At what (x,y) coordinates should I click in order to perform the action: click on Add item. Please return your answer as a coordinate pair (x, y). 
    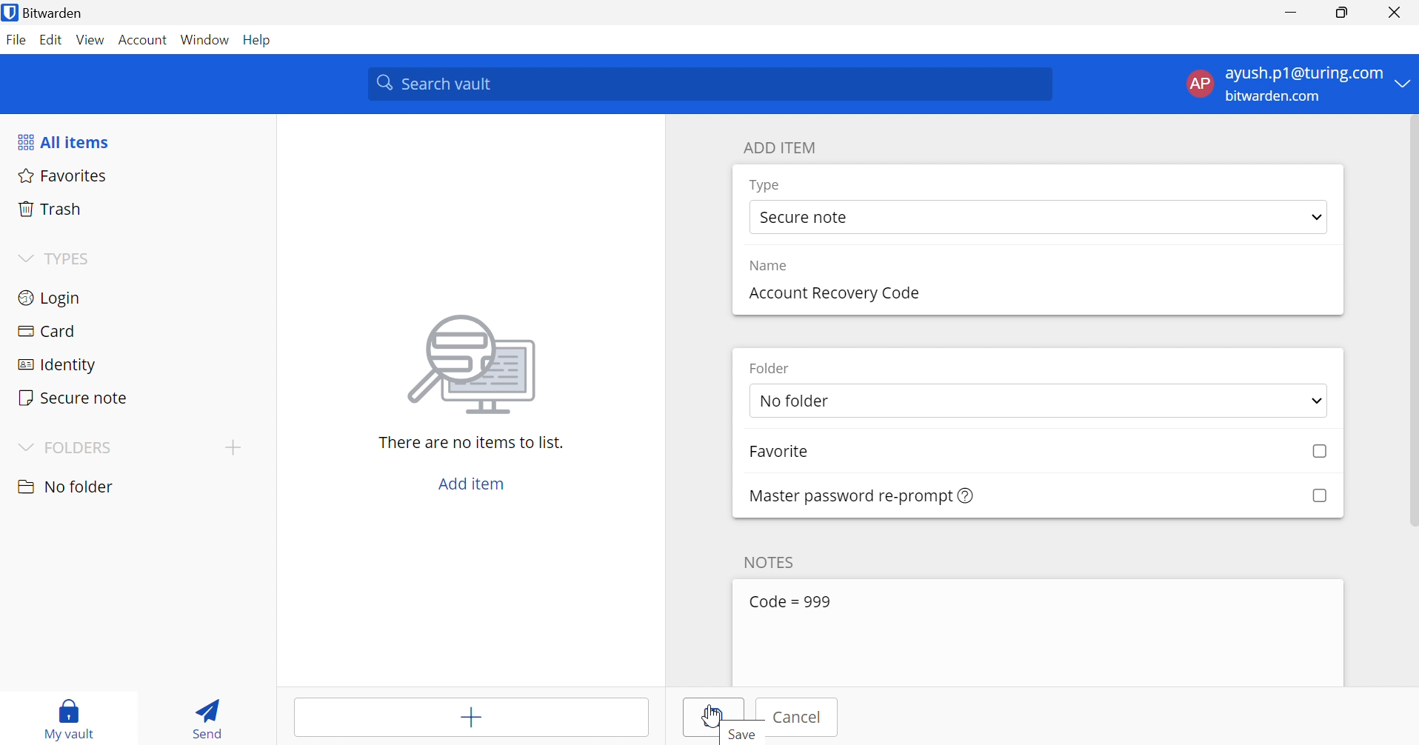
    Looking at the image, I should click on (470, 484).